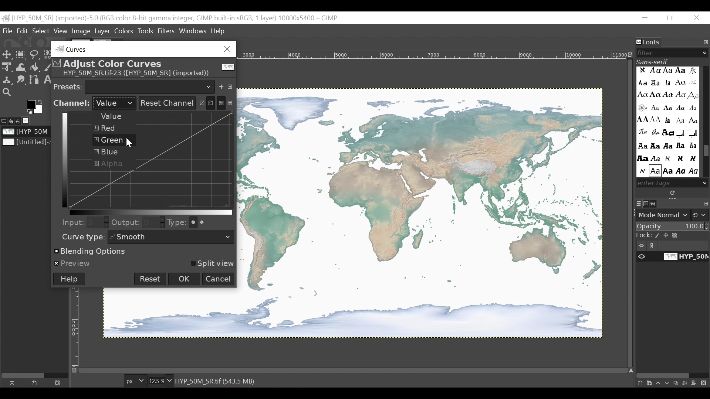 This screenshot has width=710, height=399. What do you see at coordinates (170, 17) in the screenshot?
I see `untitled -36.0 (rgb color 8-bit gamma integer , gimp built in stgb, 1 layer) 1174x788 - gimp` at bounding box center [170, 17].